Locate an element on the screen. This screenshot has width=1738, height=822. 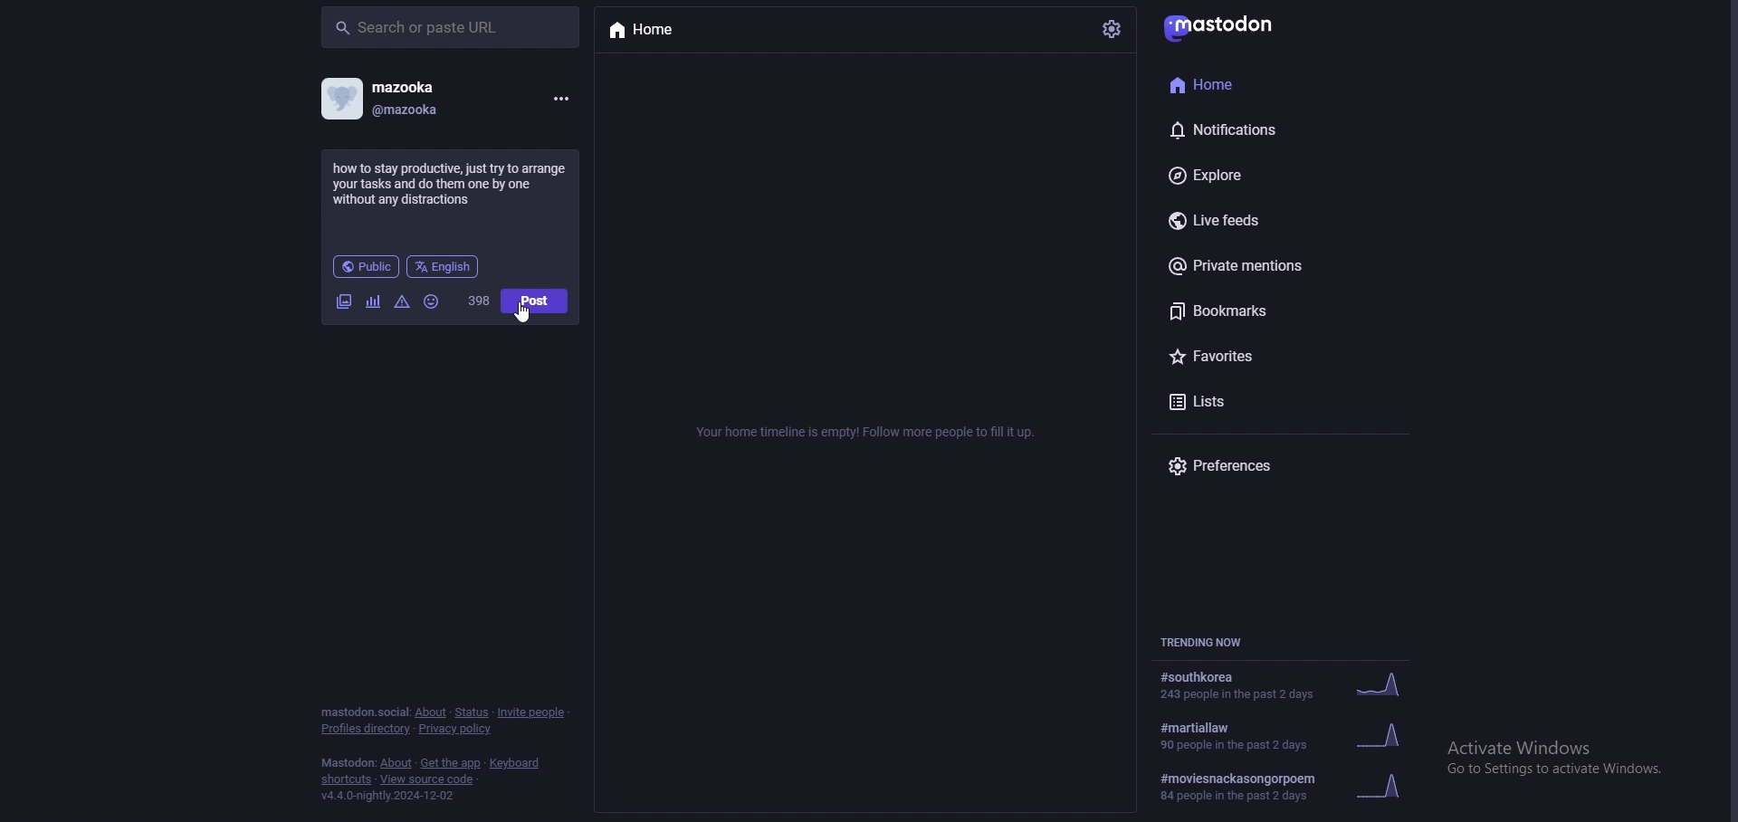
mastodon is located at coordinates (1230, 25).